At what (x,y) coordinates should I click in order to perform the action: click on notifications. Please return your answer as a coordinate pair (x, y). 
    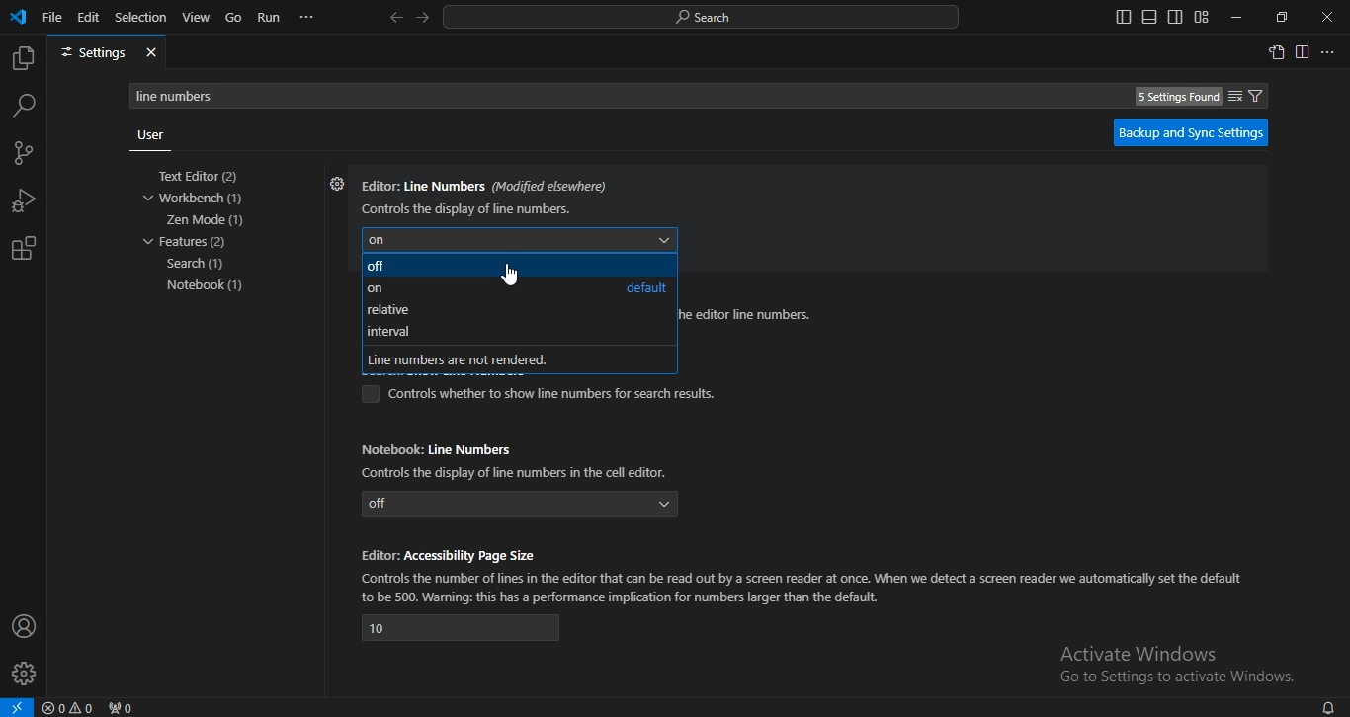
    Looking at the image, I should click on (1327, 706).